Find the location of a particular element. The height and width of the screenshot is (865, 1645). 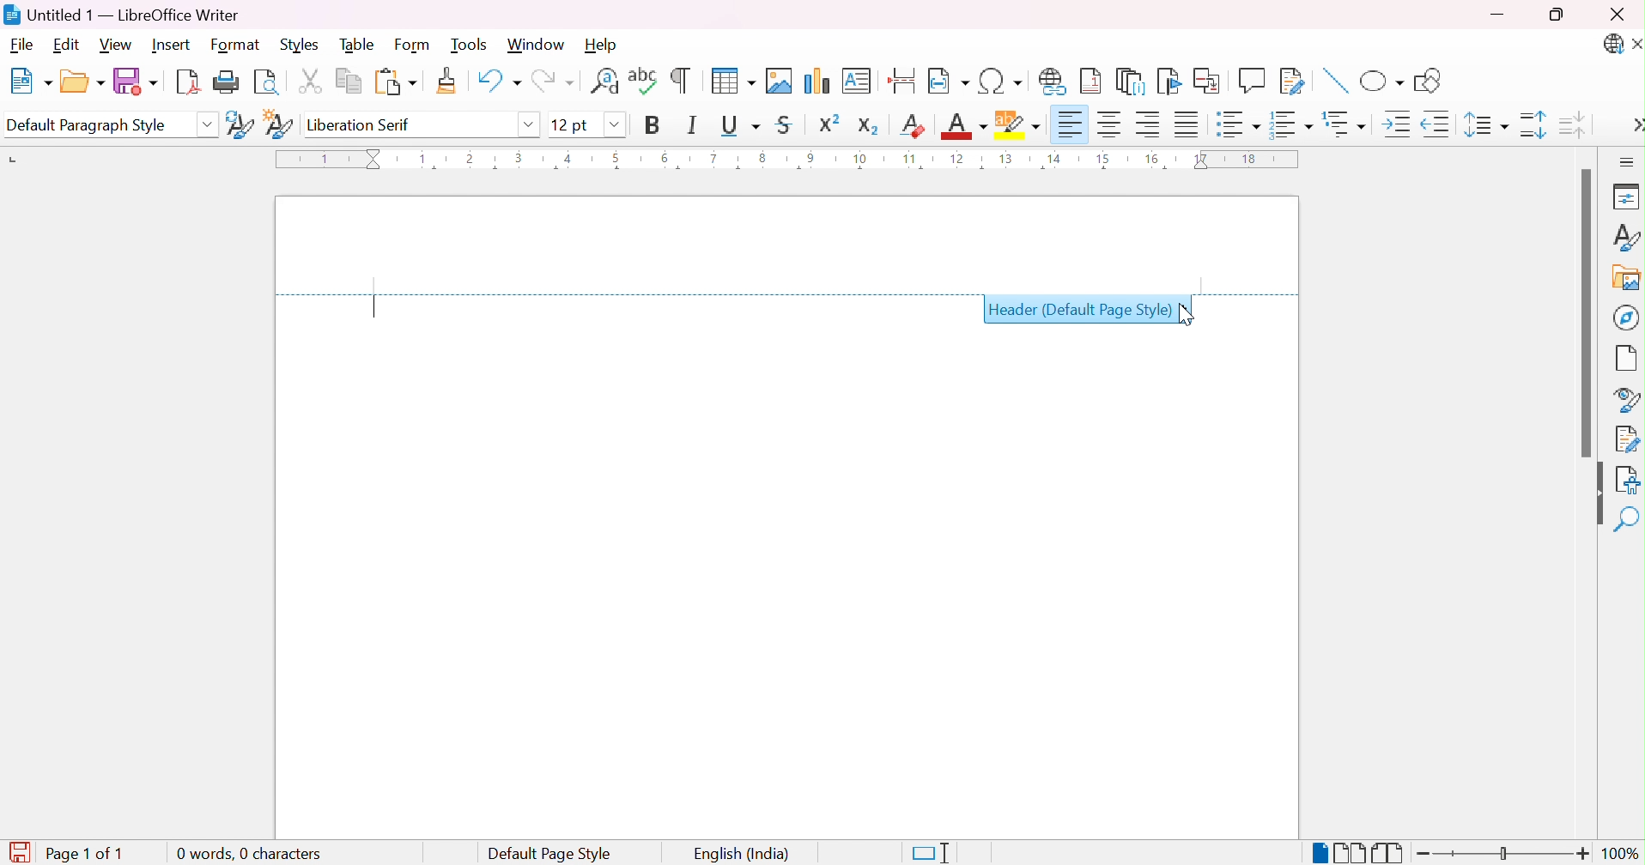

Window is located at coordinates (537, 45).